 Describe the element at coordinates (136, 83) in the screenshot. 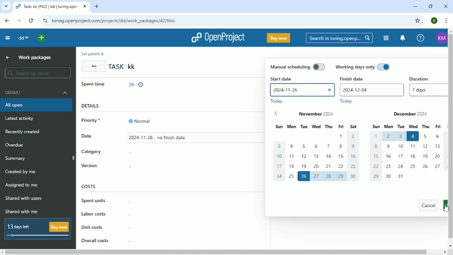

I see `0h` at that location.